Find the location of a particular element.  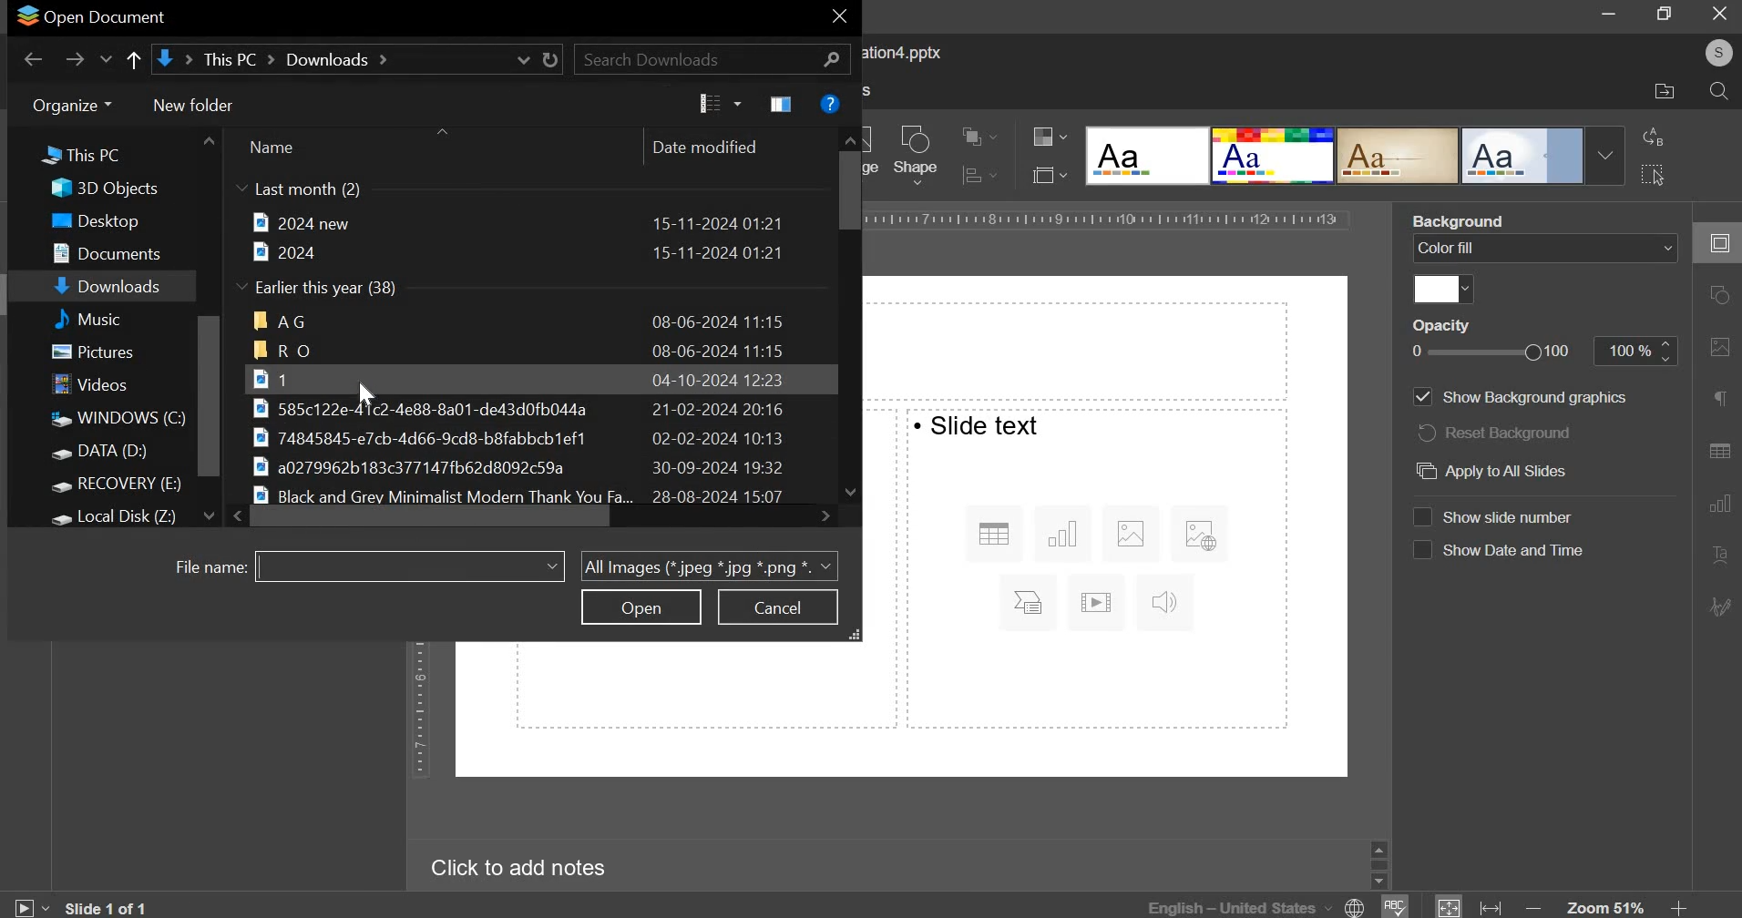

maximize is located at coordinates (1666, 13).